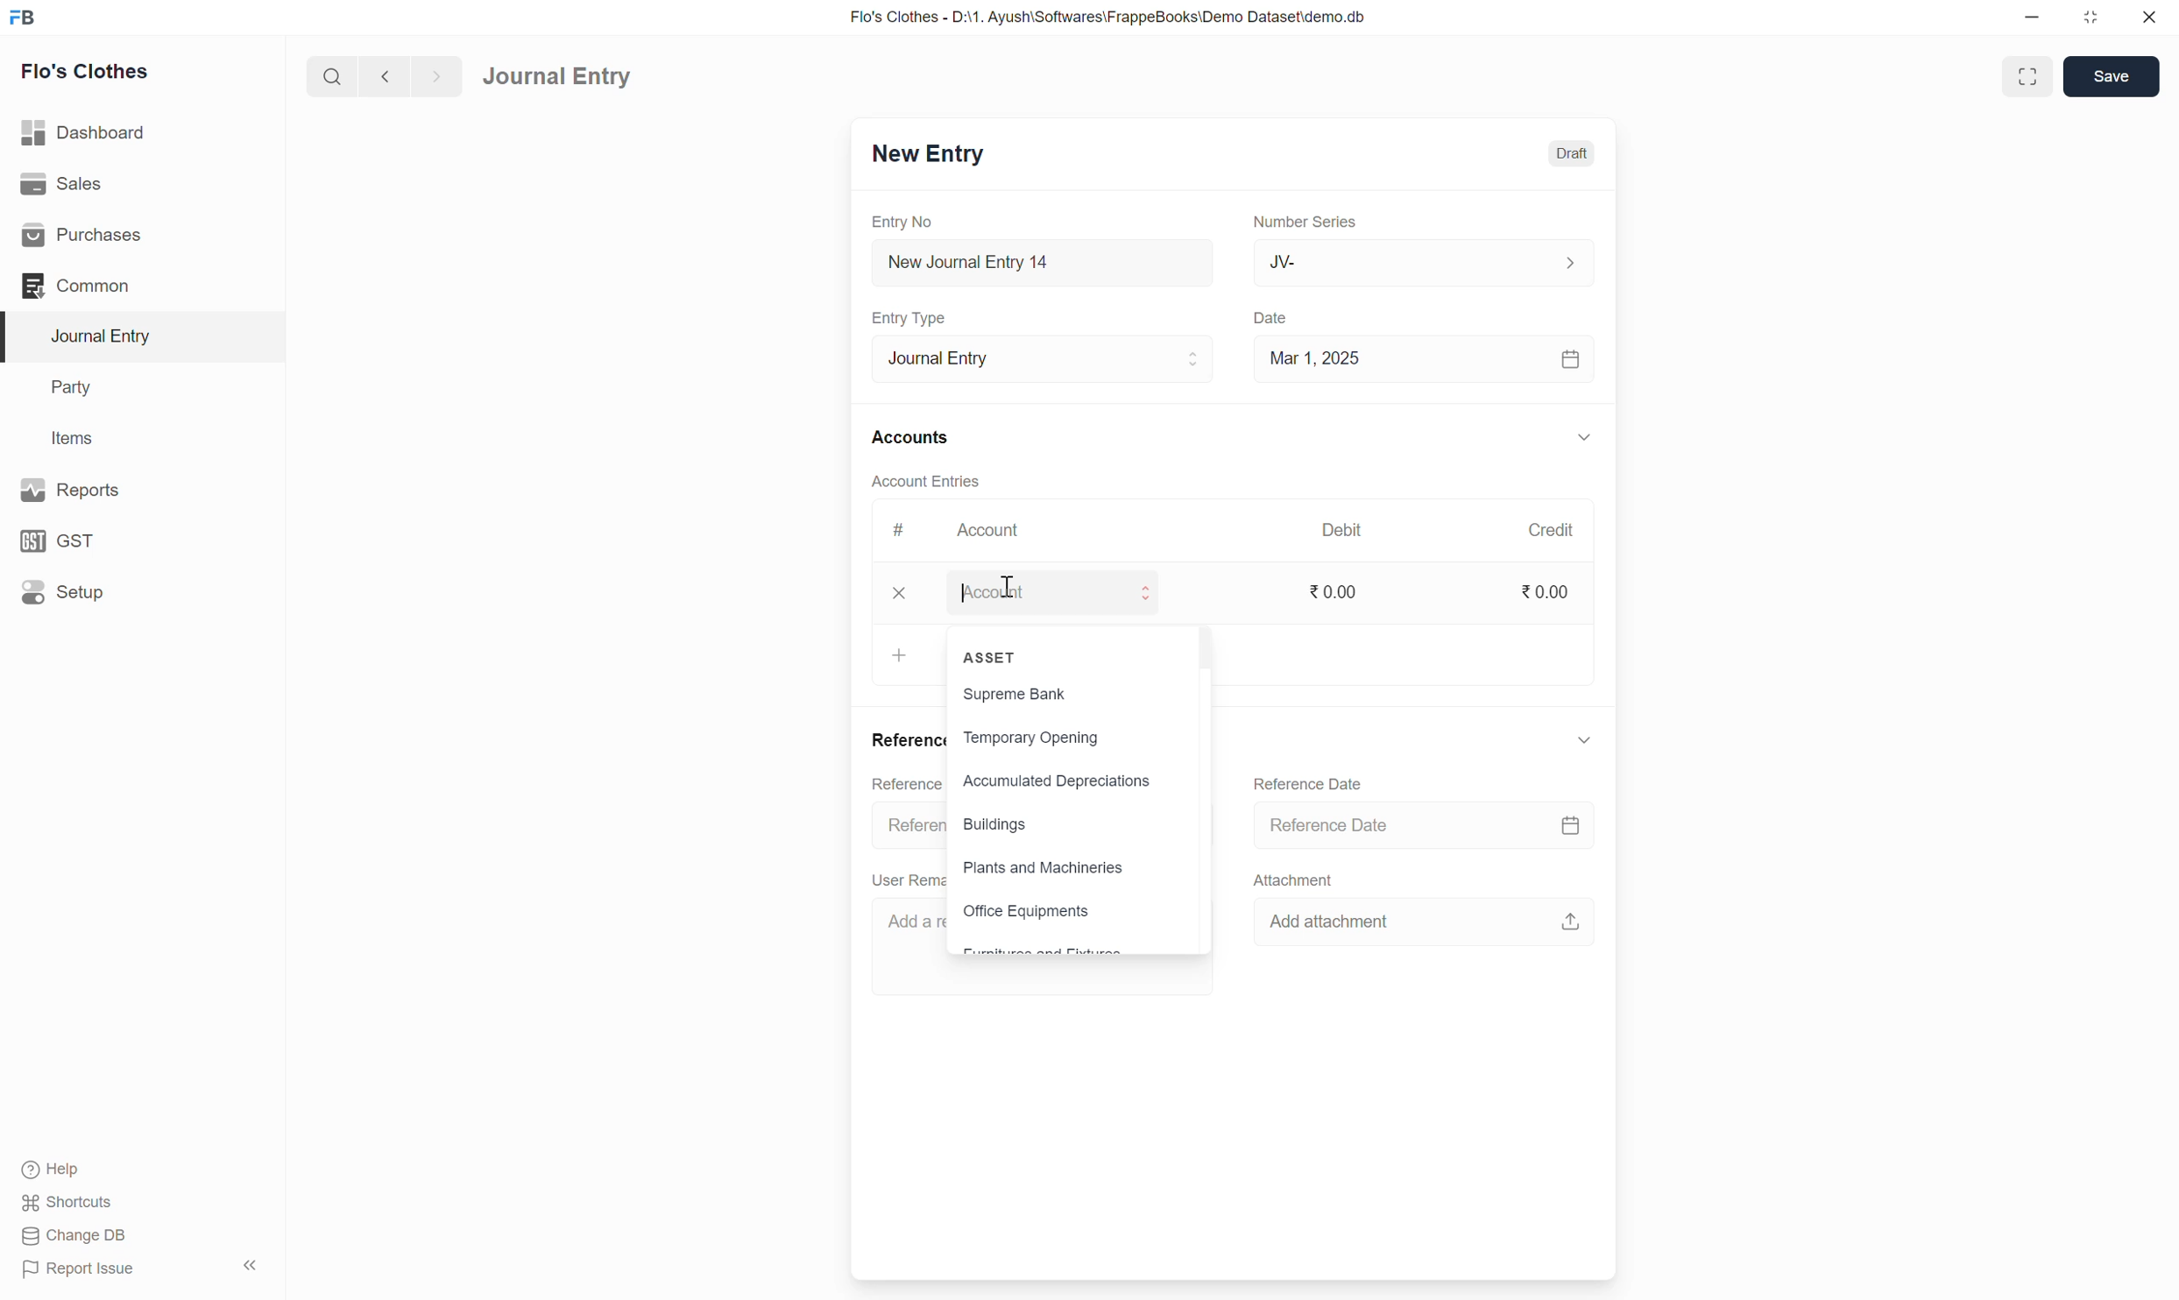 The image size is (2179, 1300). I want to click on x, so click(902, 593).